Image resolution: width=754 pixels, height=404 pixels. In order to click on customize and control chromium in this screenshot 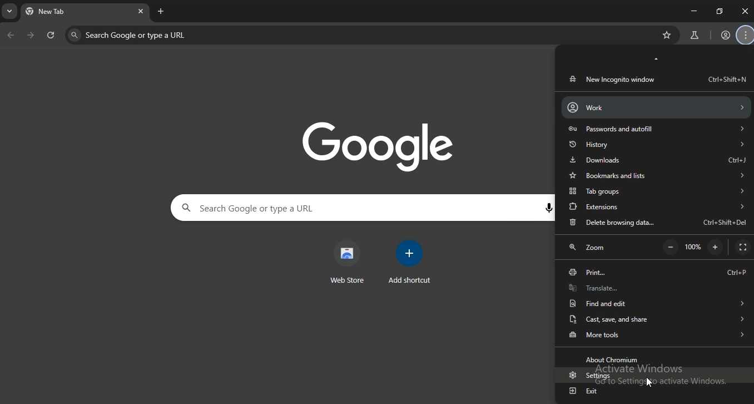, I will do `click(746, 36)`.